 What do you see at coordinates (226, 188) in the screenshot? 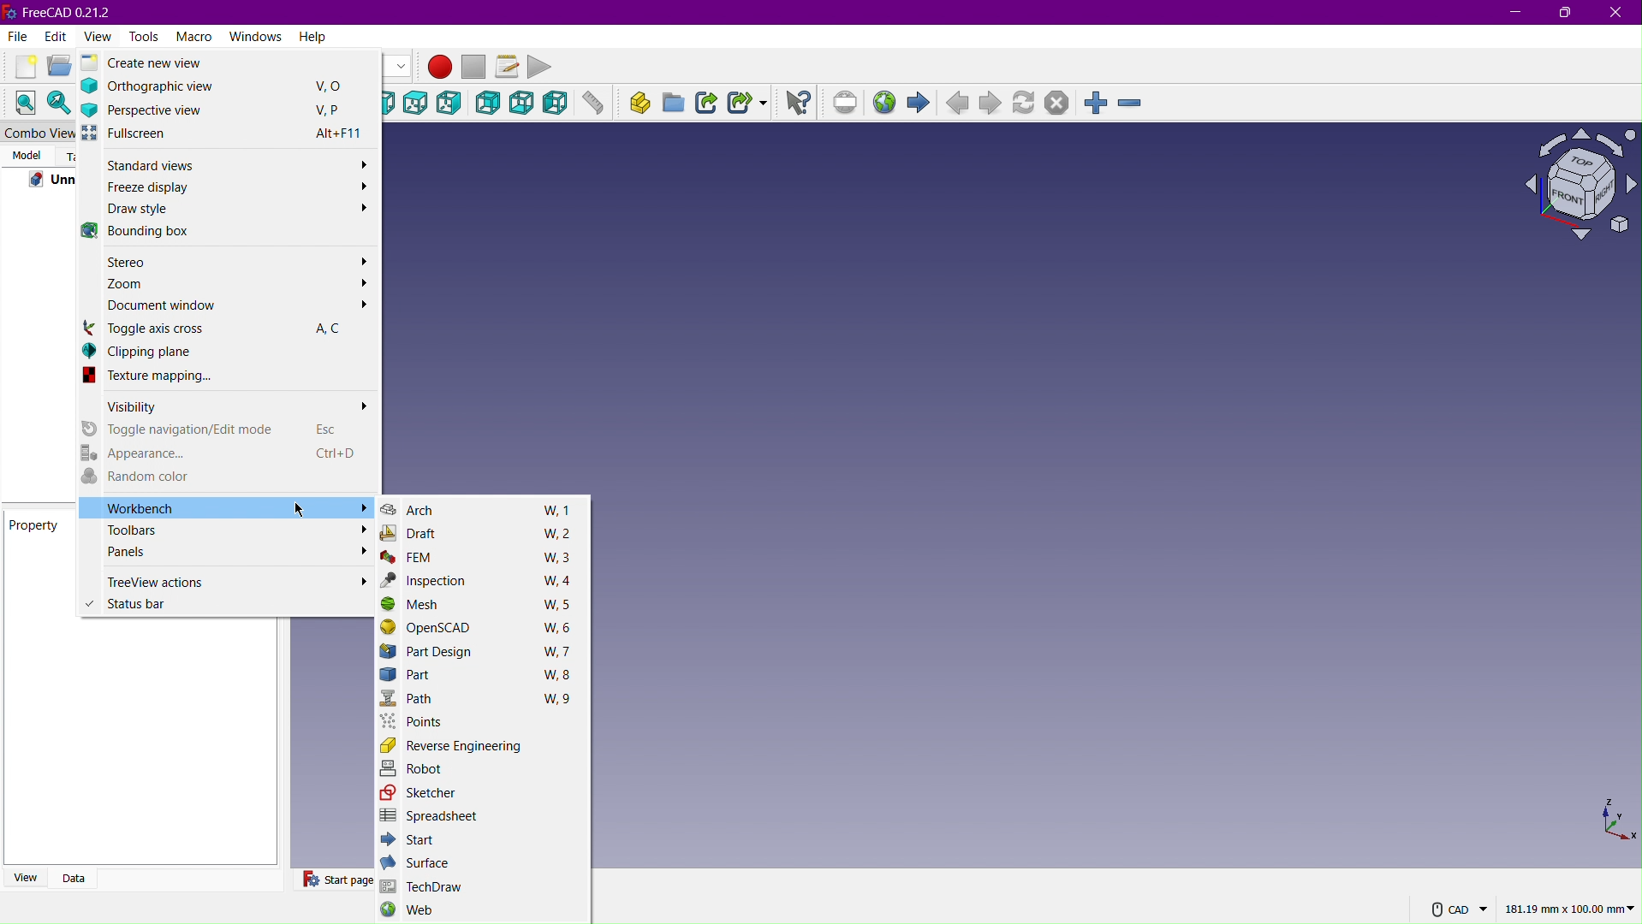
I see `Freeze display` at bounding box center [226, 188].